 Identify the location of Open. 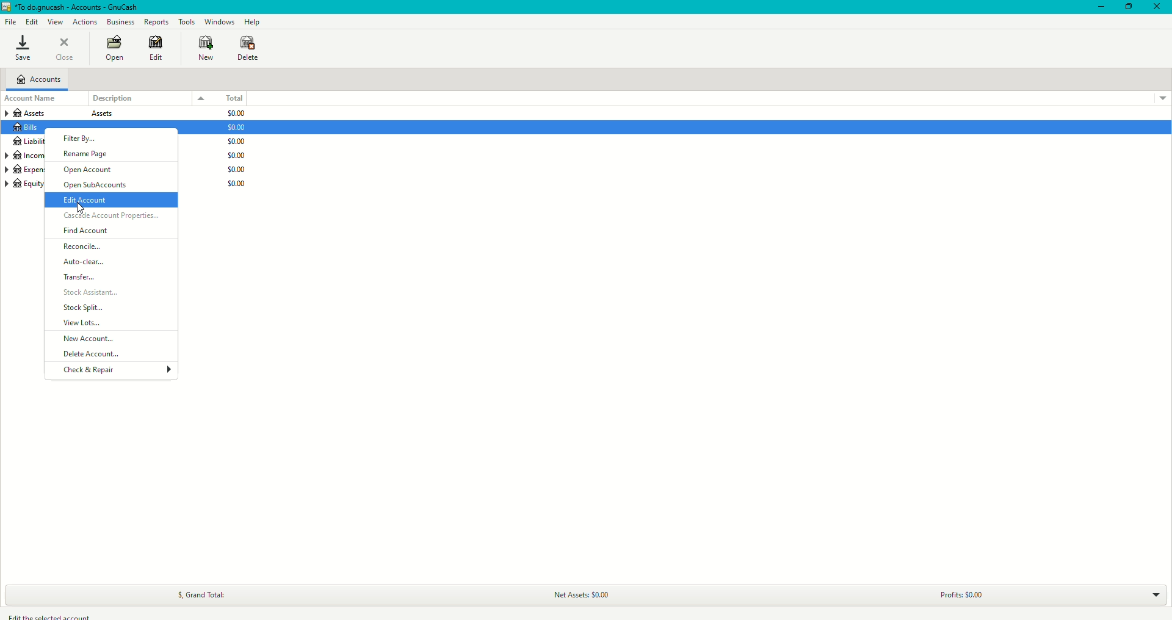
(115, 48).